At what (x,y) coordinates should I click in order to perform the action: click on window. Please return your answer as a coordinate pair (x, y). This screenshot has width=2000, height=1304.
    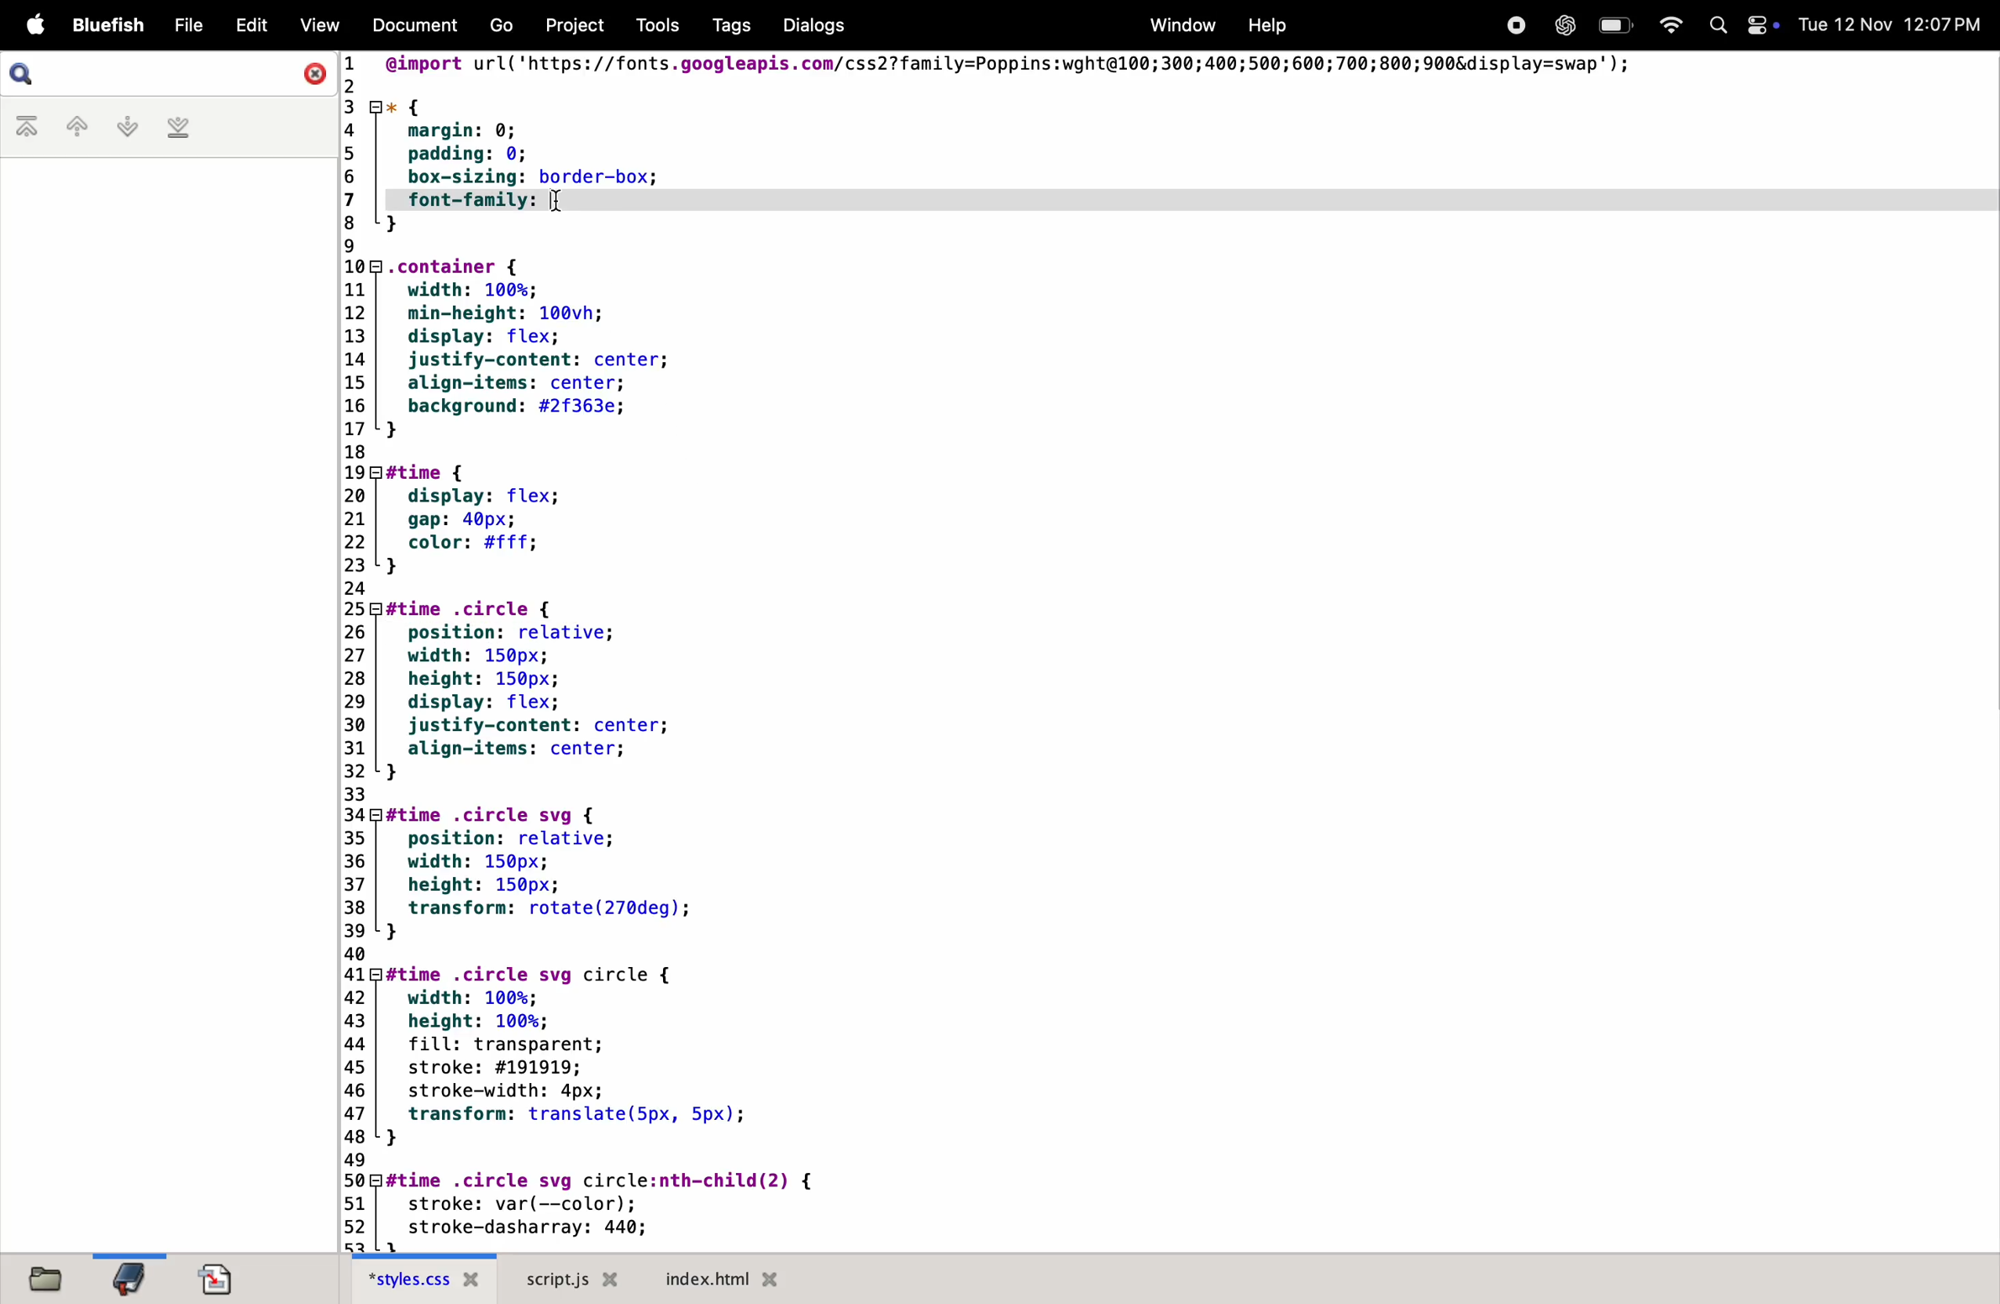
    Looking at the image, I should click on (1179, 24).